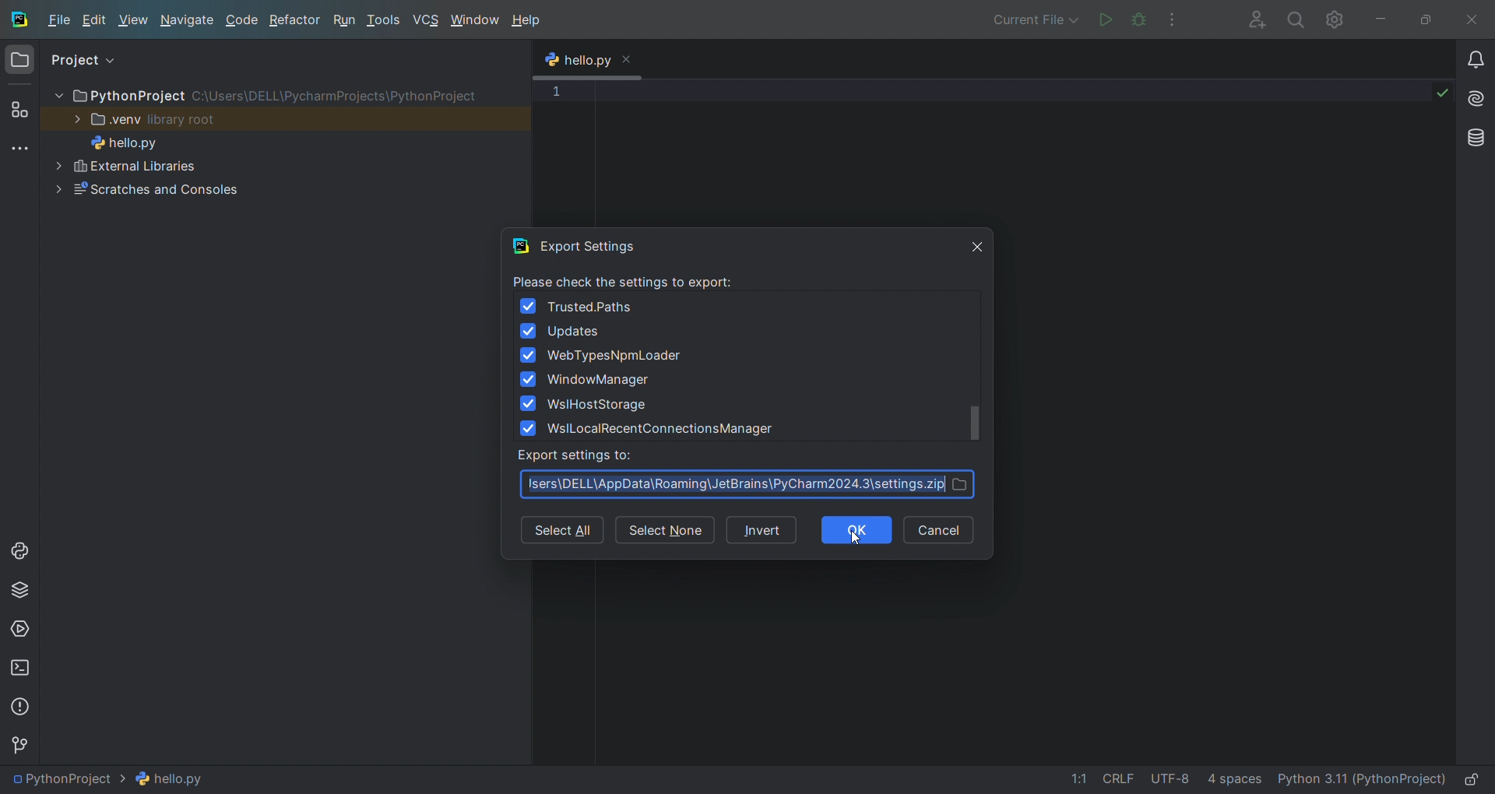  I want to click on minimize, so click(1380, 18).